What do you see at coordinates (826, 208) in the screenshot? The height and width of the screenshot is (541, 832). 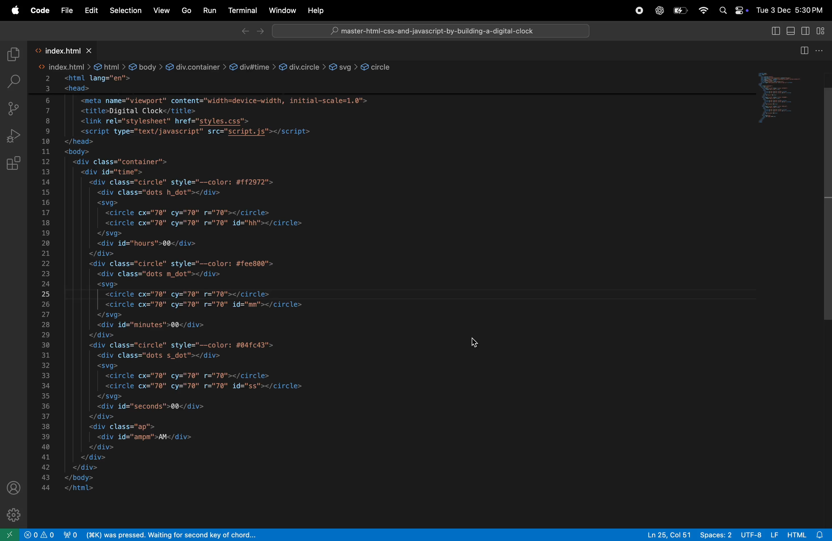 I see `Scroll bar` at bounding box center [826, 208].